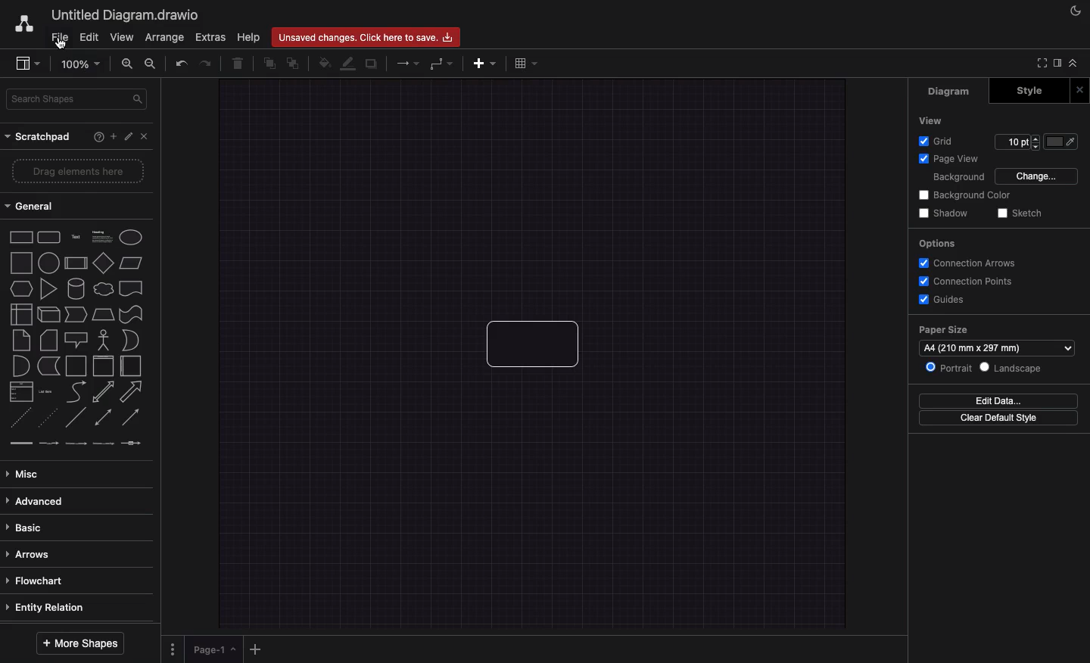 The image size is (1090, 663). What do you see at coordinates (295, 65) in the screenshot?
I see `To back` at bounding box center [295, 65].